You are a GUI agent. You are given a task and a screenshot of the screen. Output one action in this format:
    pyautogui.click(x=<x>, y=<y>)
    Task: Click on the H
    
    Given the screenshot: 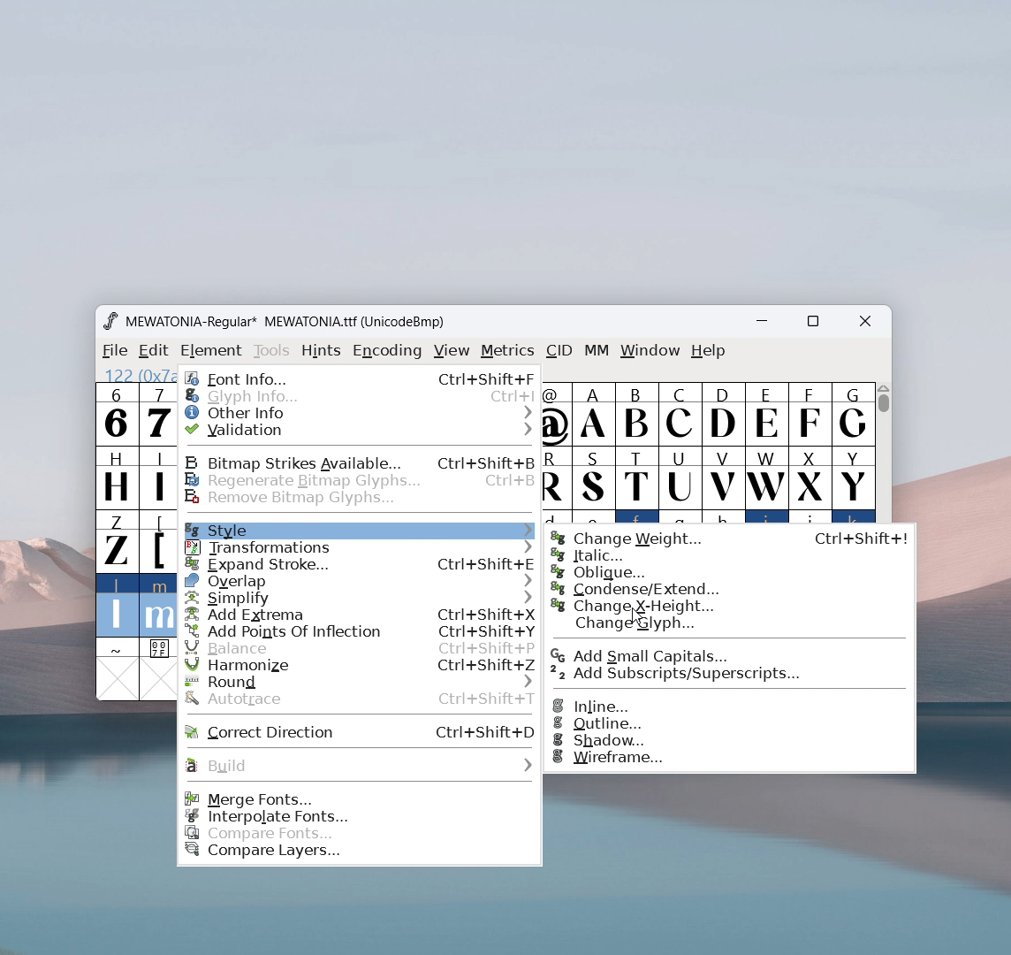 What is the action you would take?
    pyautogui.click(x=116, y=476)
    